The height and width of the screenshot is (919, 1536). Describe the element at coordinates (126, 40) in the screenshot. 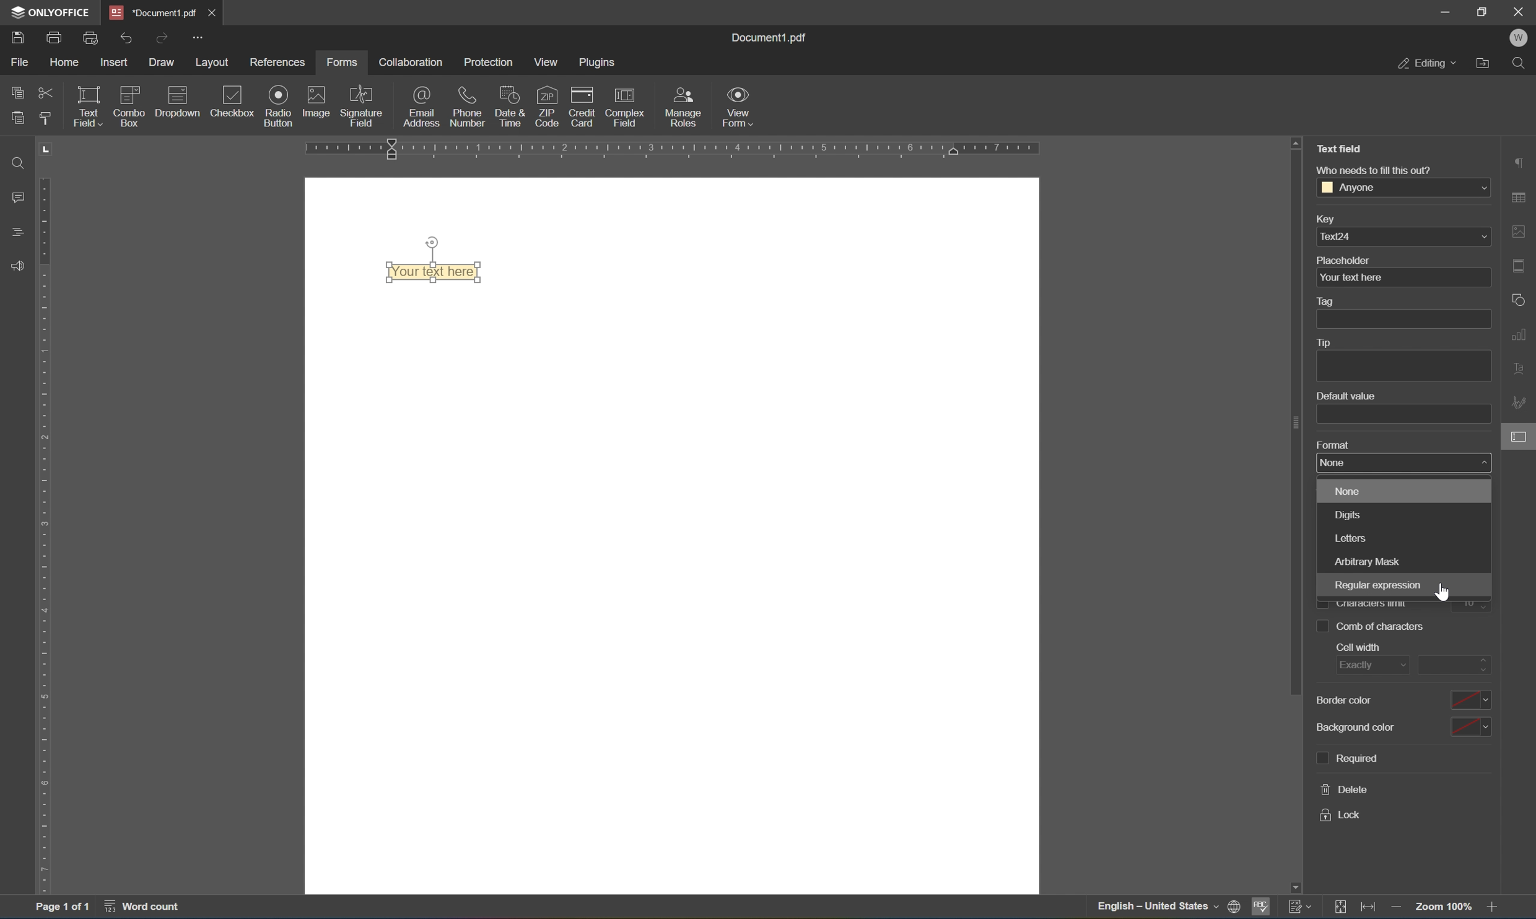

I see `undo` at that location.